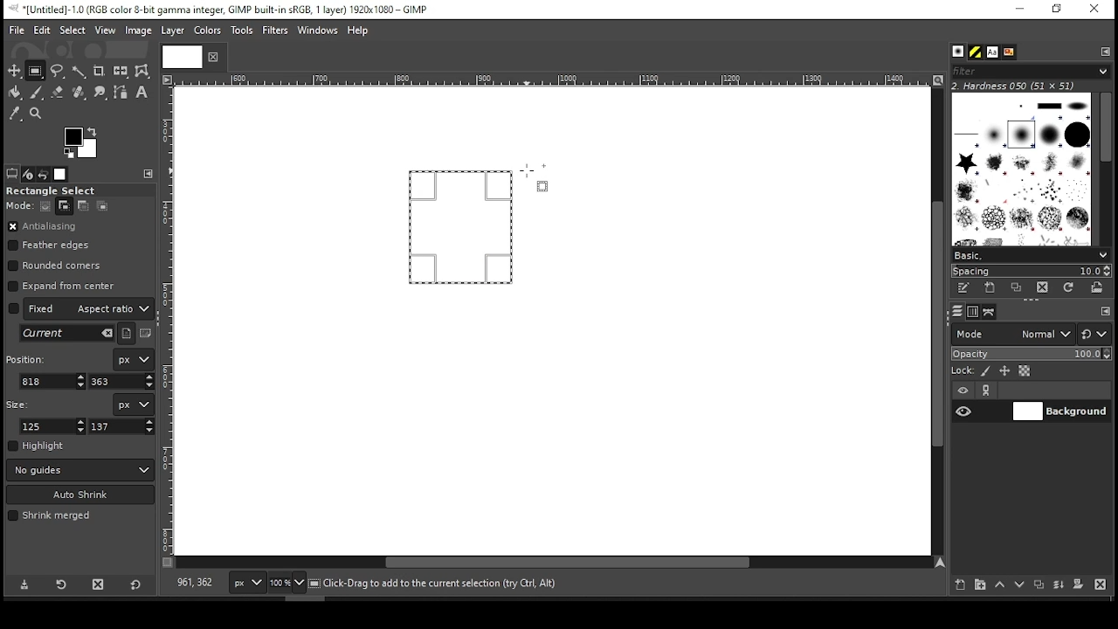 This screenshot has width=1118, height=629. I want to click on smudge tool, so click(101, 93).